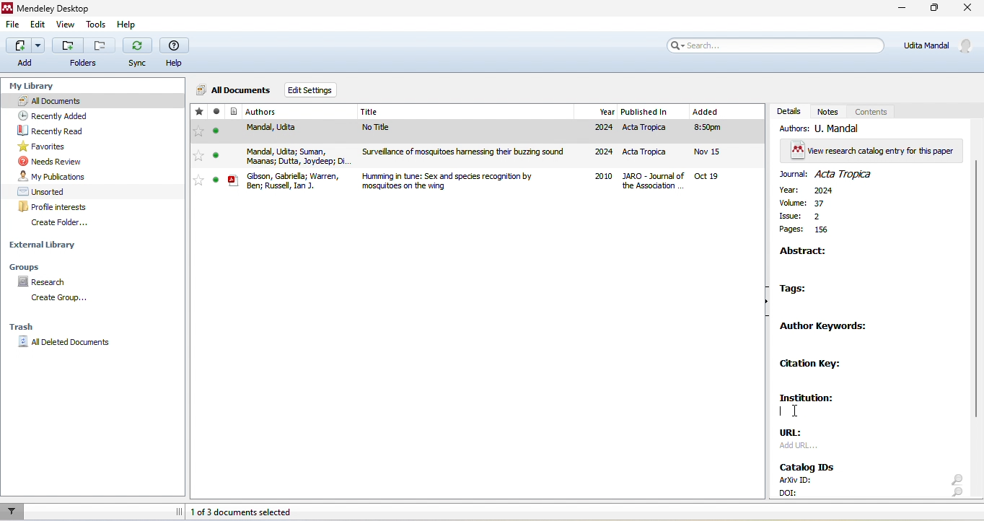 The height and width of the screenshot is (521, 984). What do you see at coordinates (198, 132) in the screenshot?
I see `favorites toggle` at bounding box center [198, 132].